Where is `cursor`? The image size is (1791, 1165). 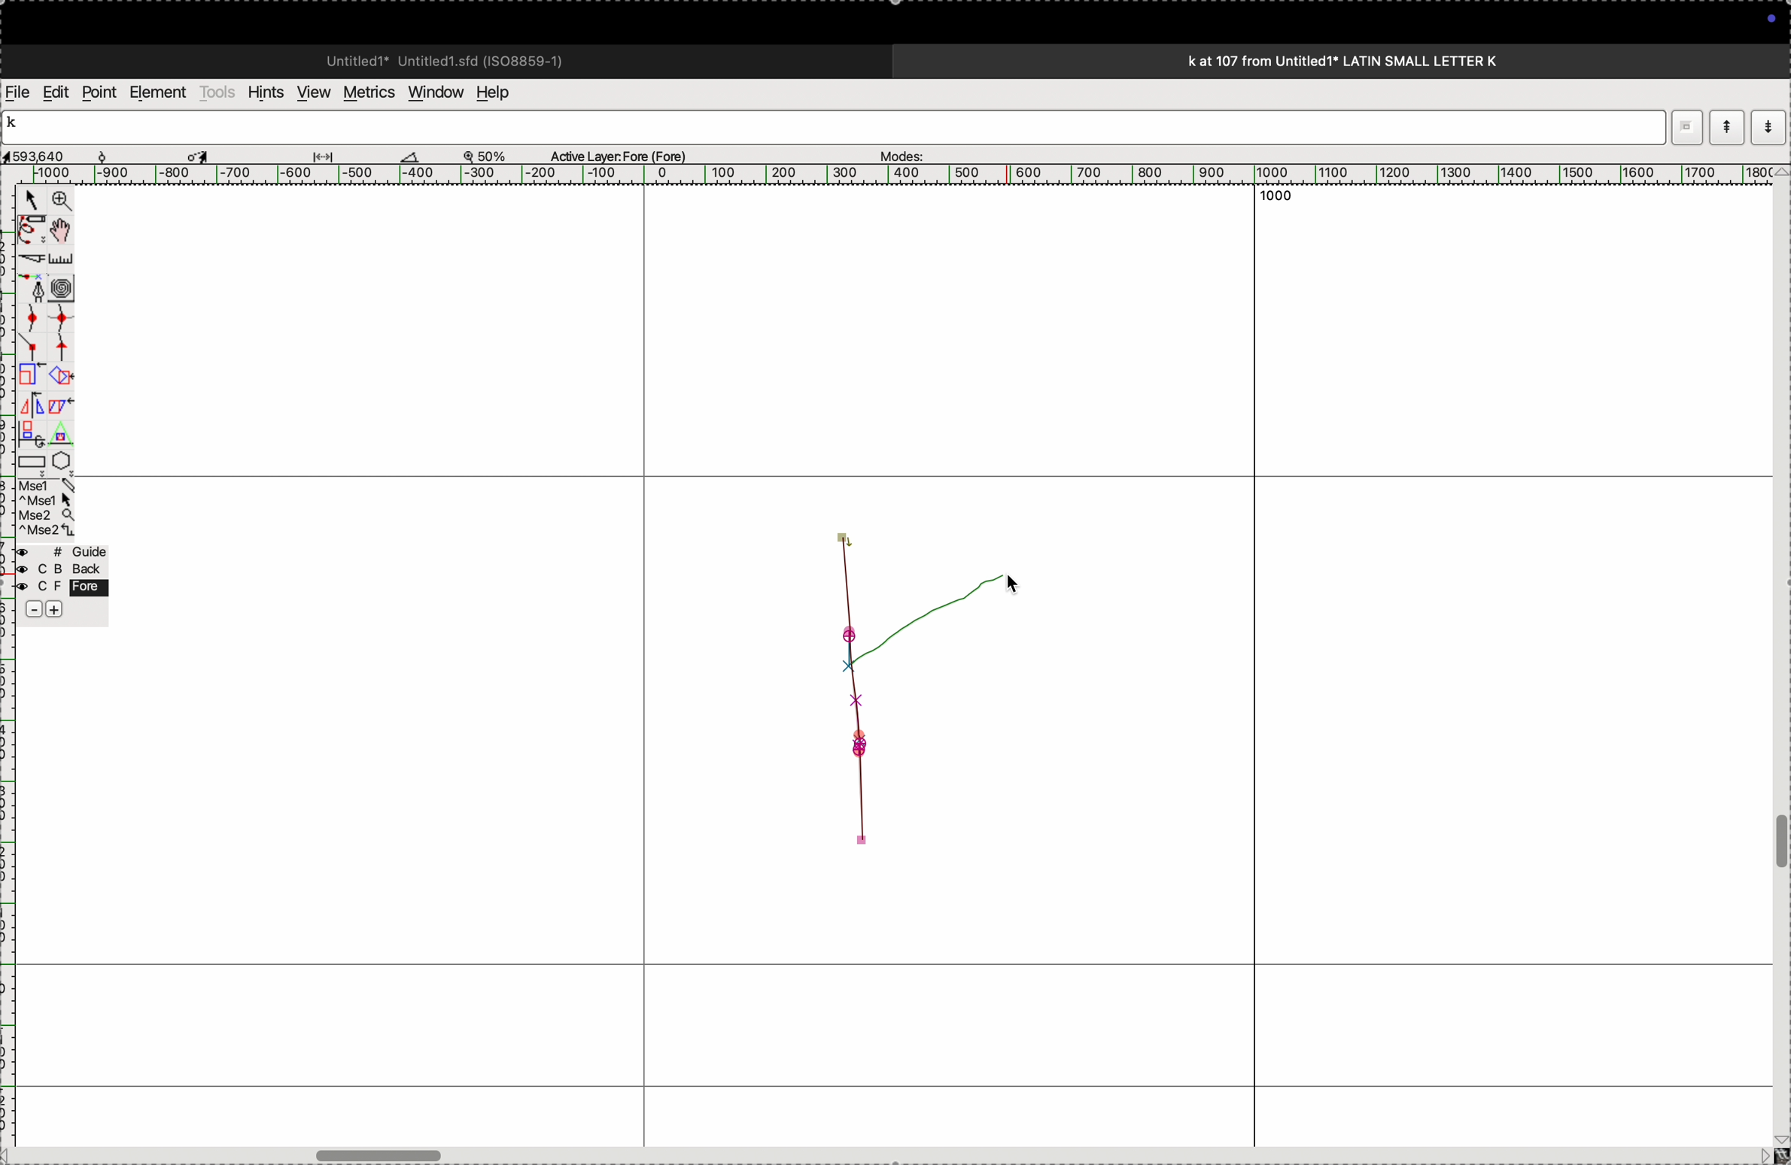 cursor is located at coordinates (202, 154).